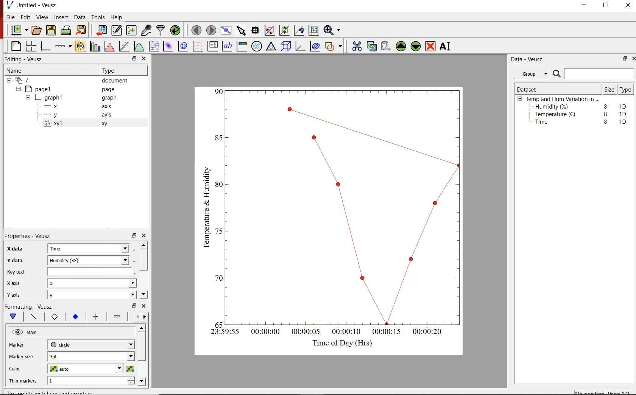  Describe the element at coordinates (26, 59) in the screenshot. I see `Editing - Veusz` at that location.